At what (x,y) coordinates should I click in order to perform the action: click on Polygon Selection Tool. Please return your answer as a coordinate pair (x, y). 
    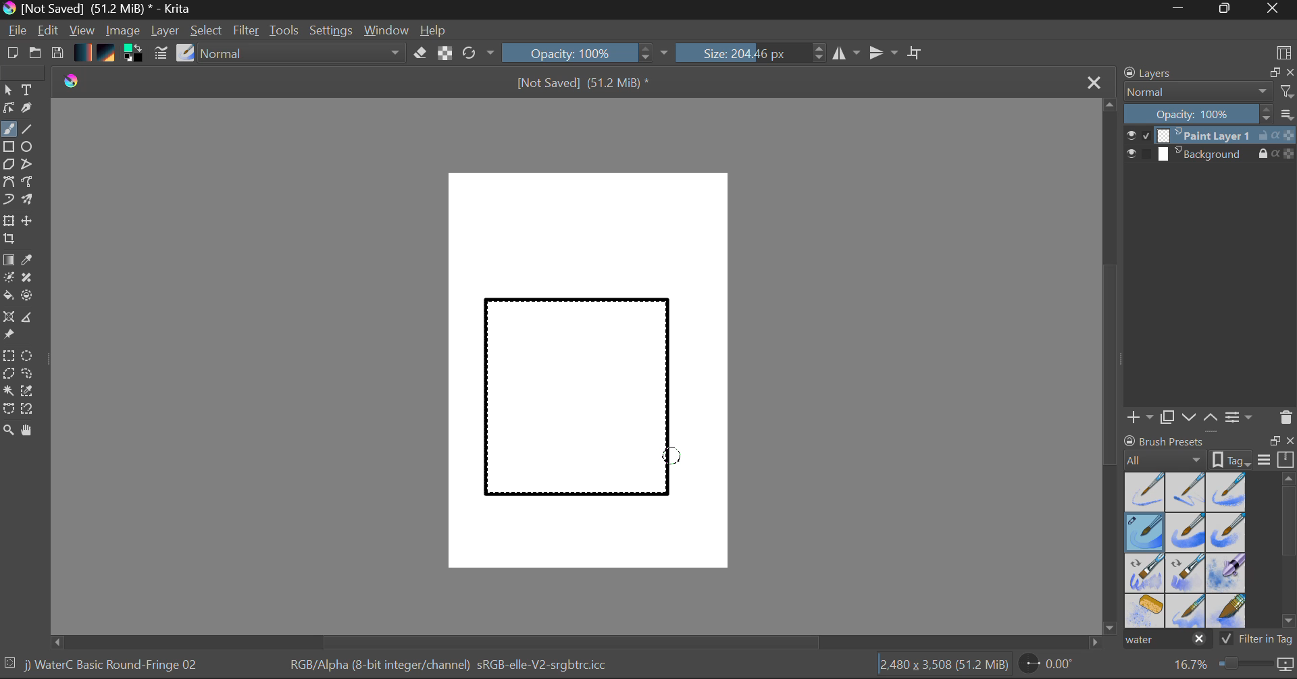
    Looking at the image, I should click on (8, 374).